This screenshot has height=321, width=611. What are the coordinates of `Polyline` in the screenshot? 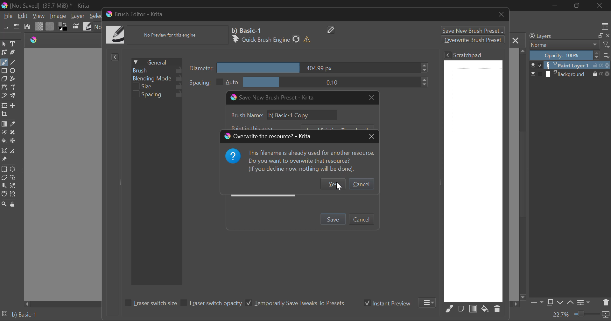 It's located at (14, 79).